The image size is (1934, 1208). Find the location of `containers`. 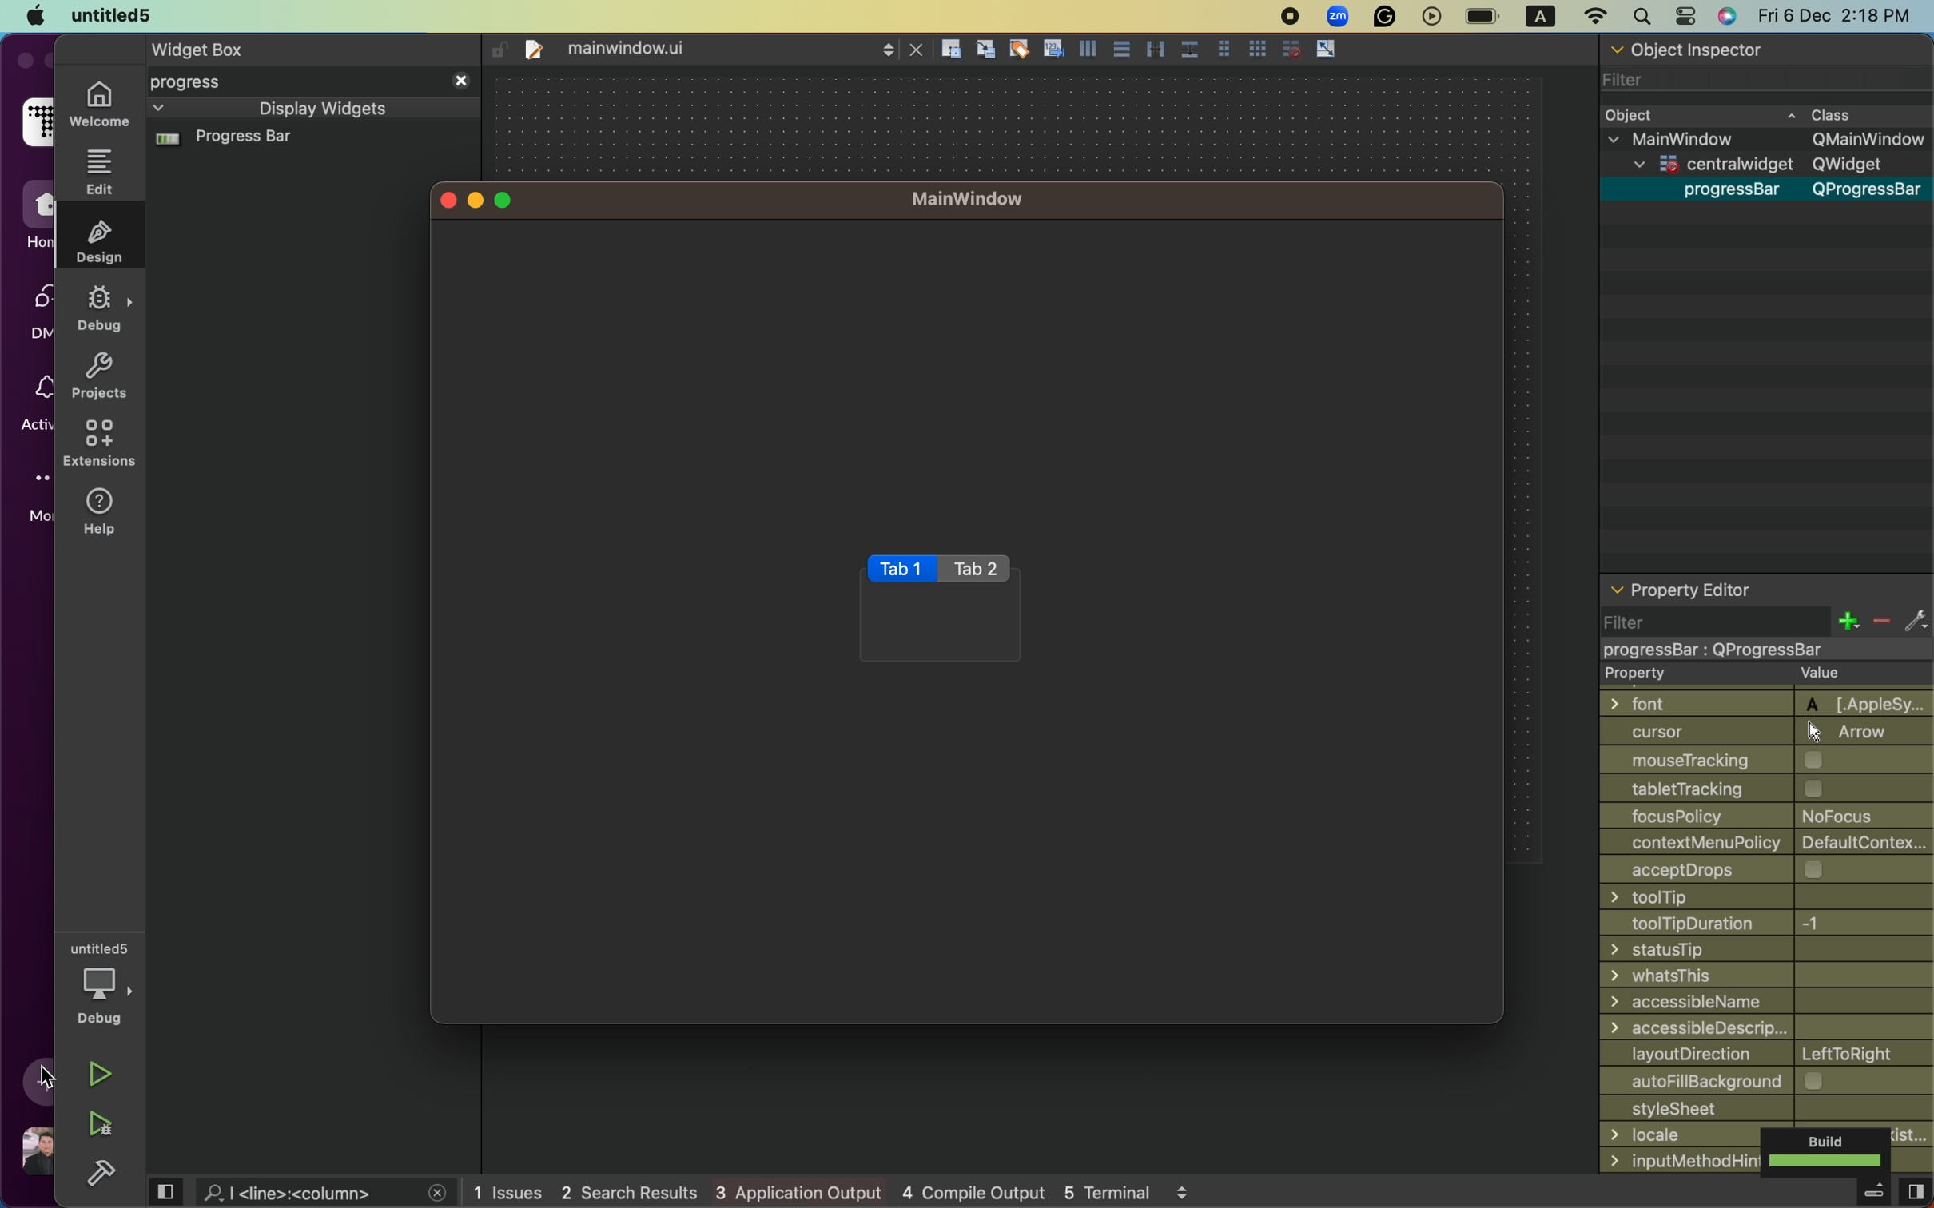

containers is located at coordinates (269, 79).